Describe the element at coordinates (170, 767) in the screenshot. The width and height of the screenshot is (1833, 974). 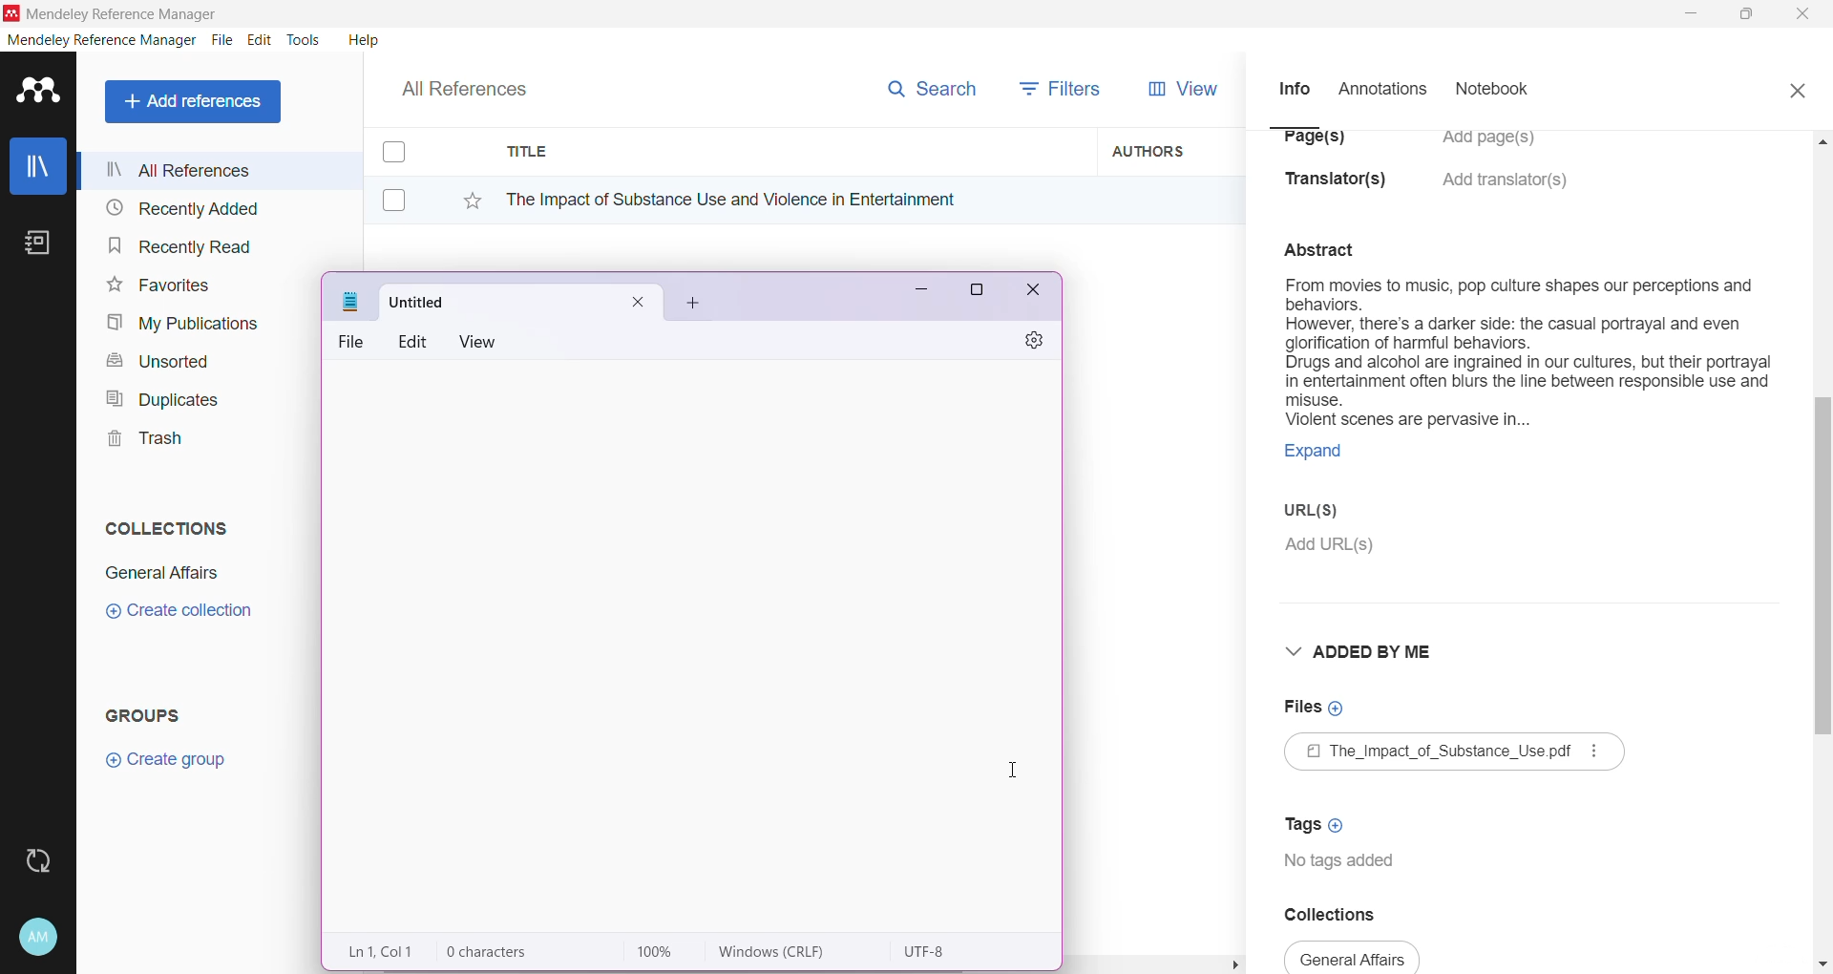
I see `Click to Create Group` at that location.